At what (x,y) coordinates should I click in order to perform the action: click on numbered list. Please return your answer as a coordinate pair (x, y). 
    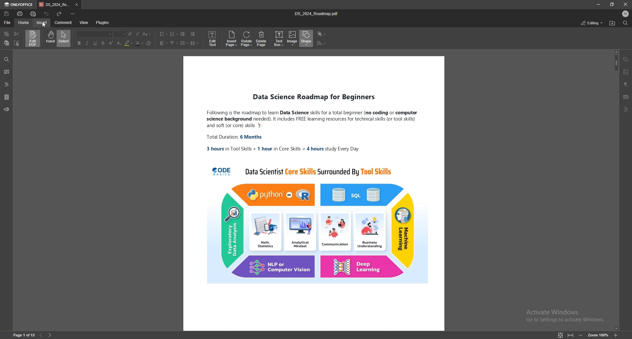
    Looking at the image, I should click on (174, 34).